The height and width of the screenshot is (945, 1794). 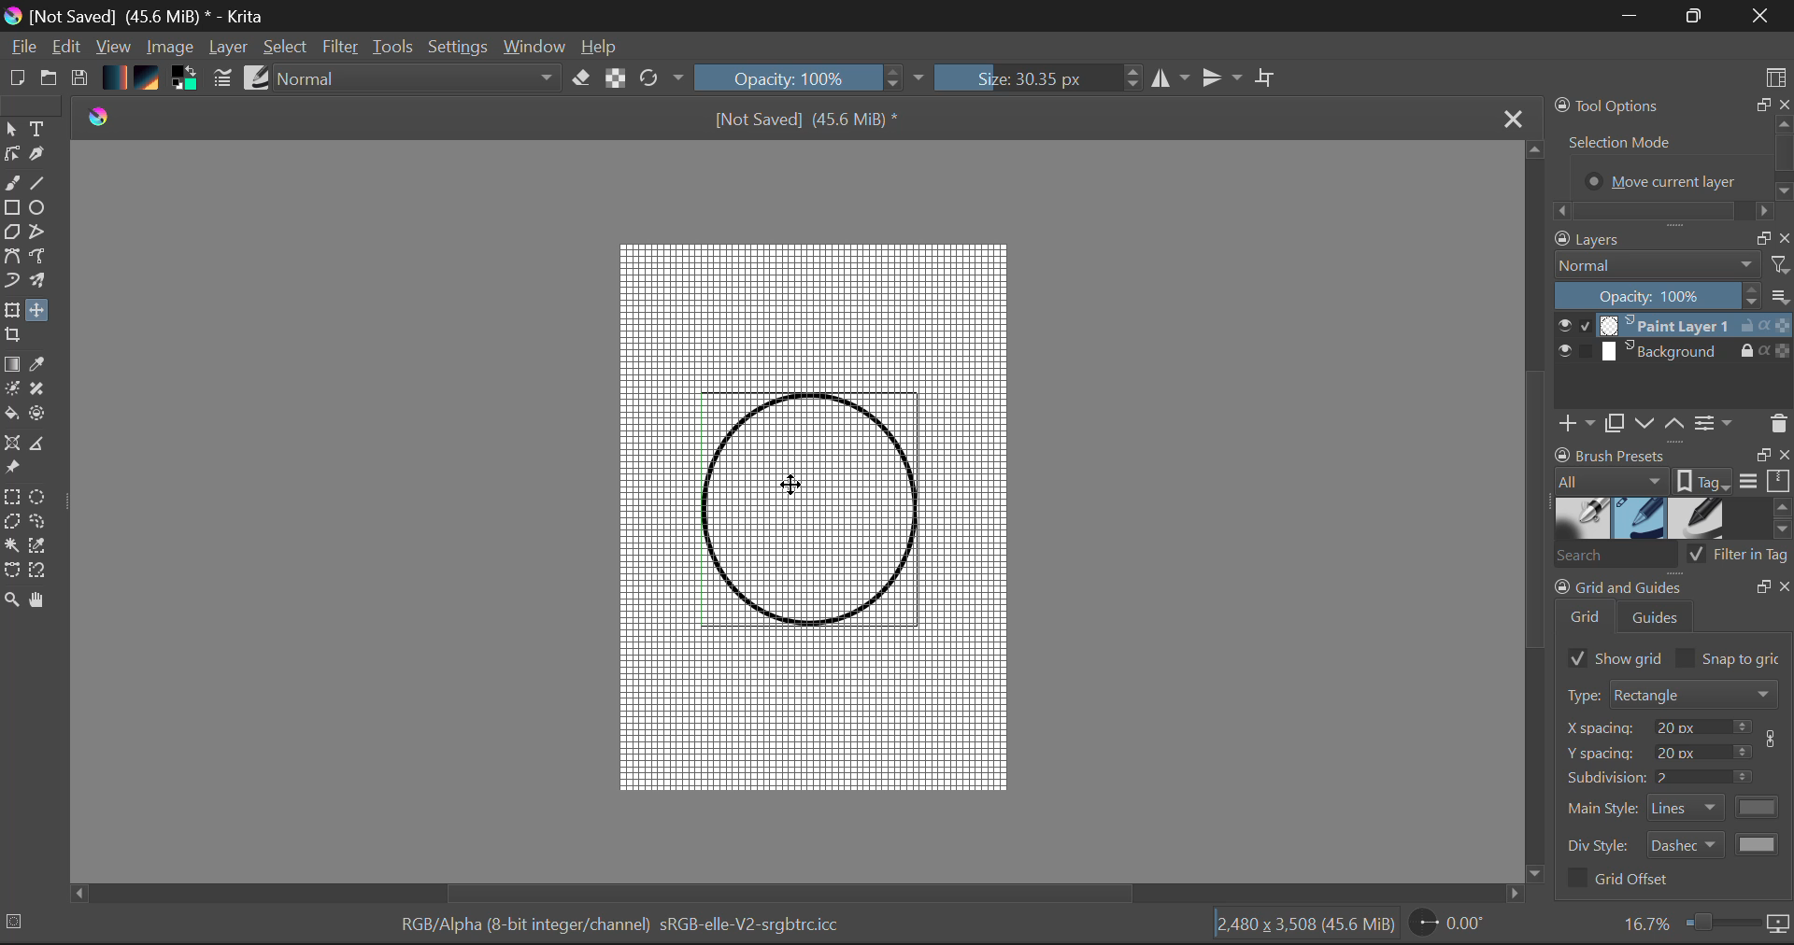 What do you see at coordinates (1672, 237) in the screenshot?
I see `Layers Docket Tab` at bounding box center [1672, 237].